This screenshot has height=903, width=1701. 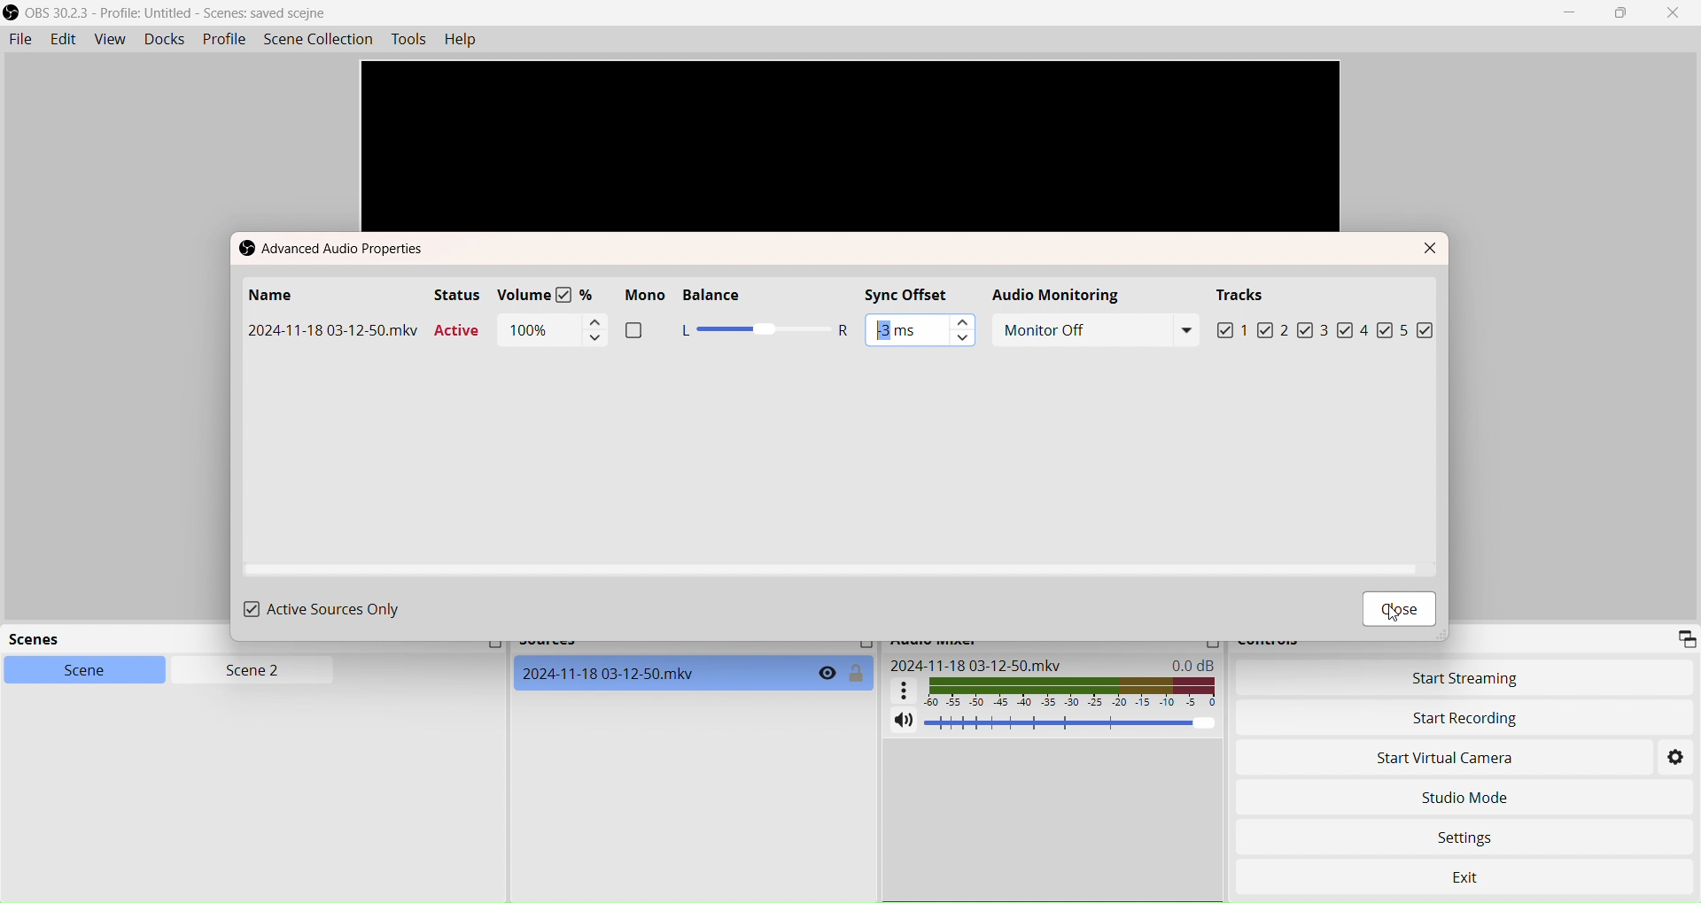 What do you see at coordinates (1470, 678) in the screenshot?
I see `Start Streaming` at bounding box center [1470, 678].